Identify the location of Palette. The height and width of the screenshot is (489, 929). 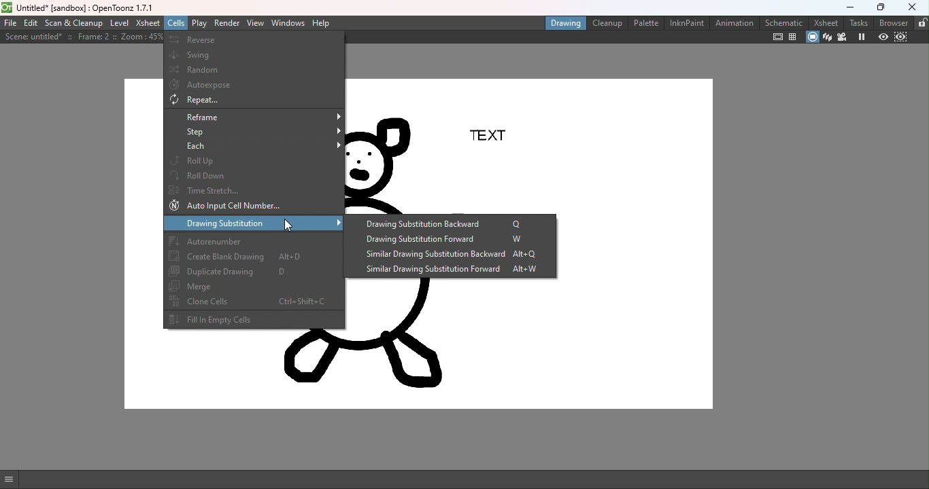
(645, 24).